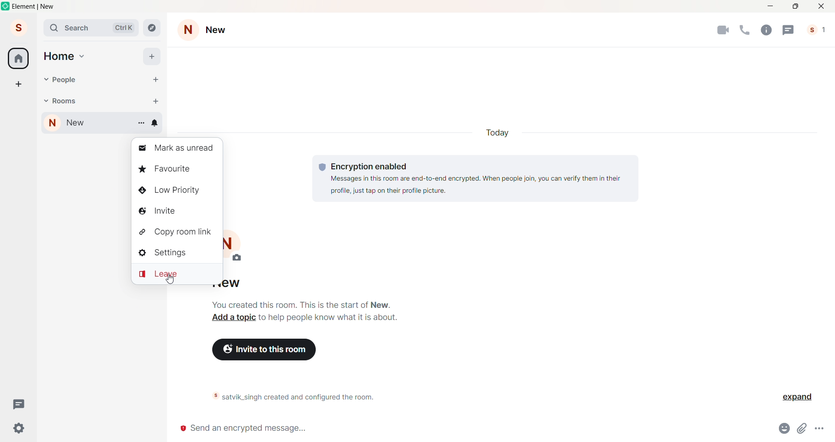 The height and width of the screenshot is (442, 835). What do you see at coordinates (151, 28) in the screenshot?
I see `Explore Rooms` at bounding box center [151, 28].